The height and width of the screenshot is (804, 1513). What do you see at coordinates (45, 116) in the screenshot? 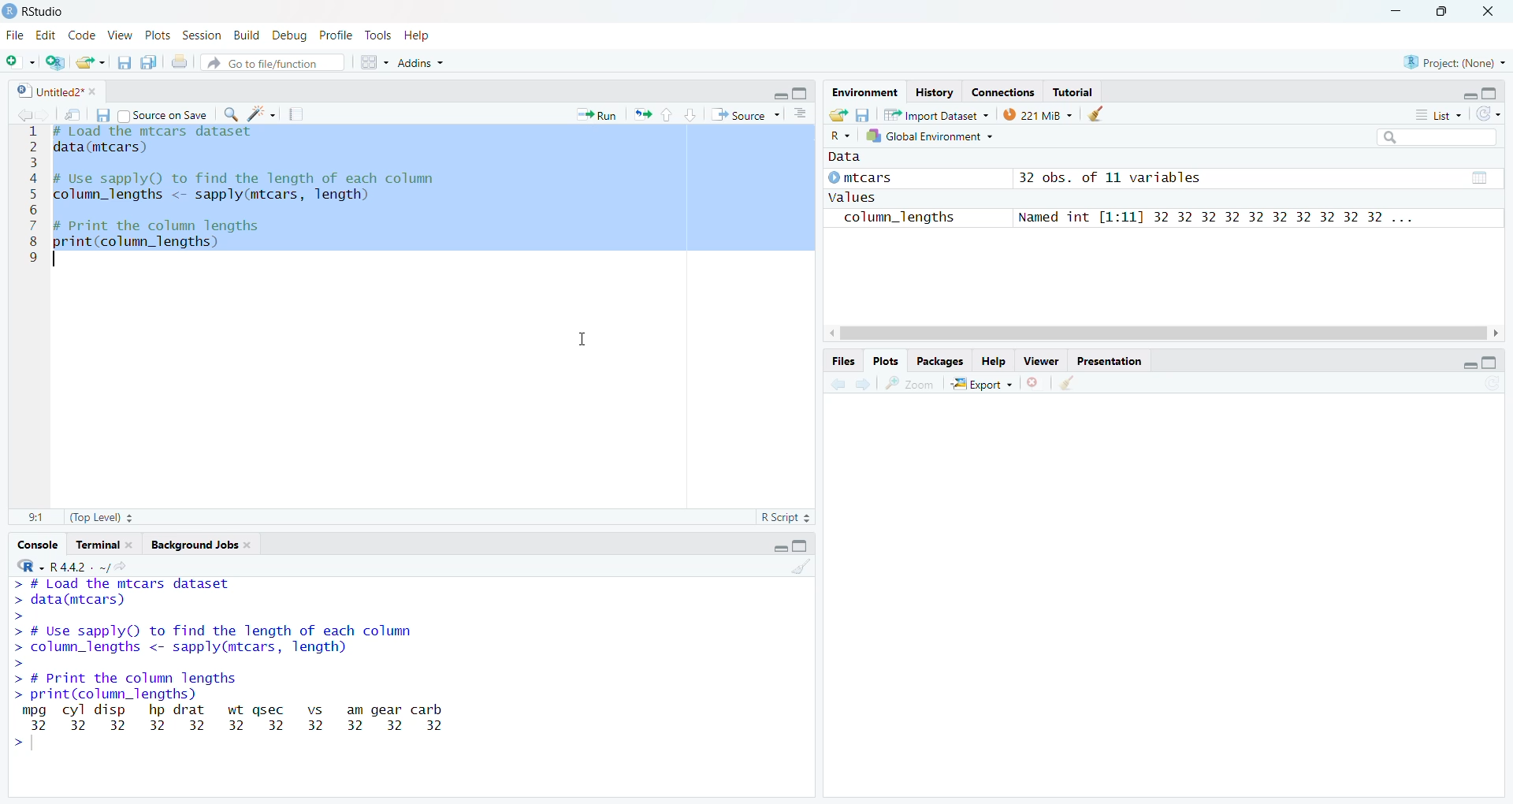
I see `Go to next source location` at bounding box center [45, 116].